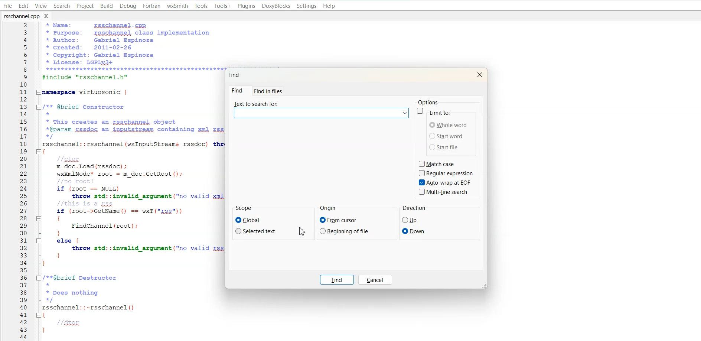 Image resolution: width=701 pixels, height=341 pixels. What do you see at coordinates (85, 6) in the screenshot?
I see `Project` at bounding box center [85, 6].